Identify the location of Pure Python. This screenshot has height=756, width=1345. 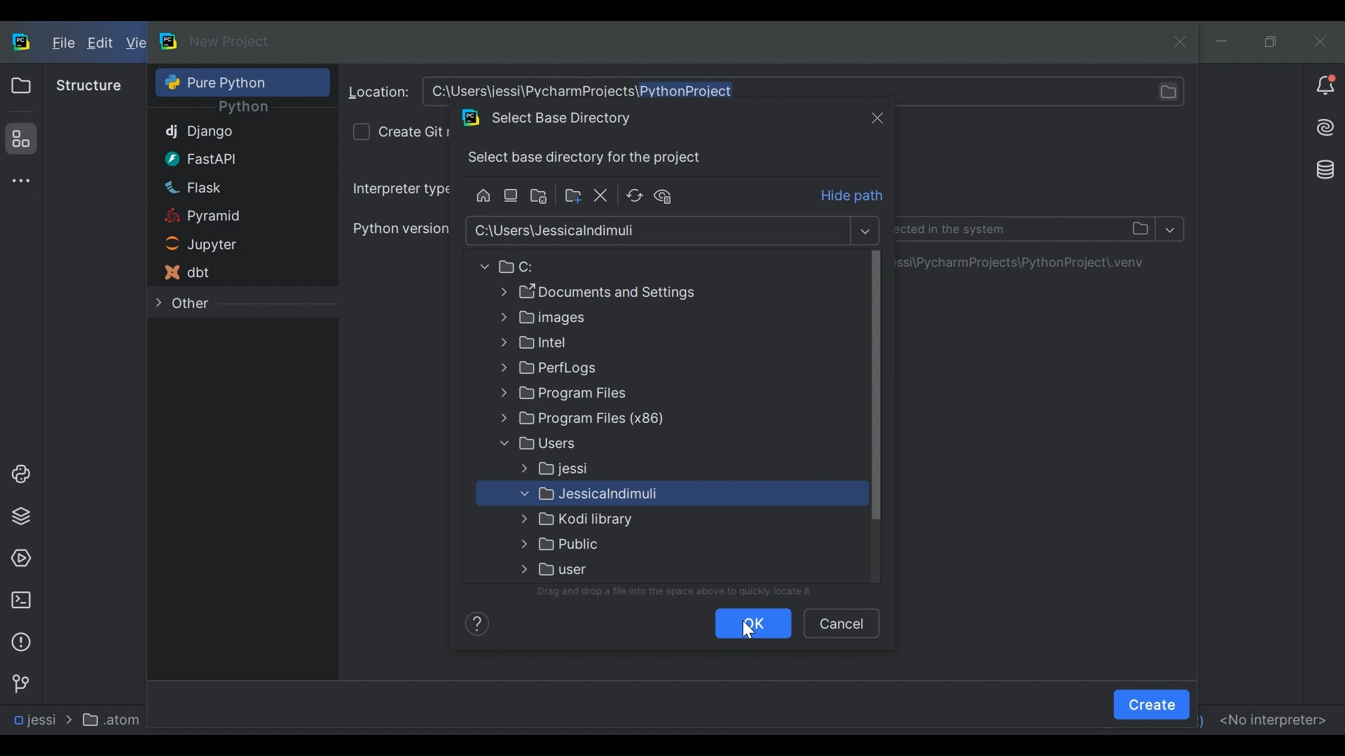
(241, 82).